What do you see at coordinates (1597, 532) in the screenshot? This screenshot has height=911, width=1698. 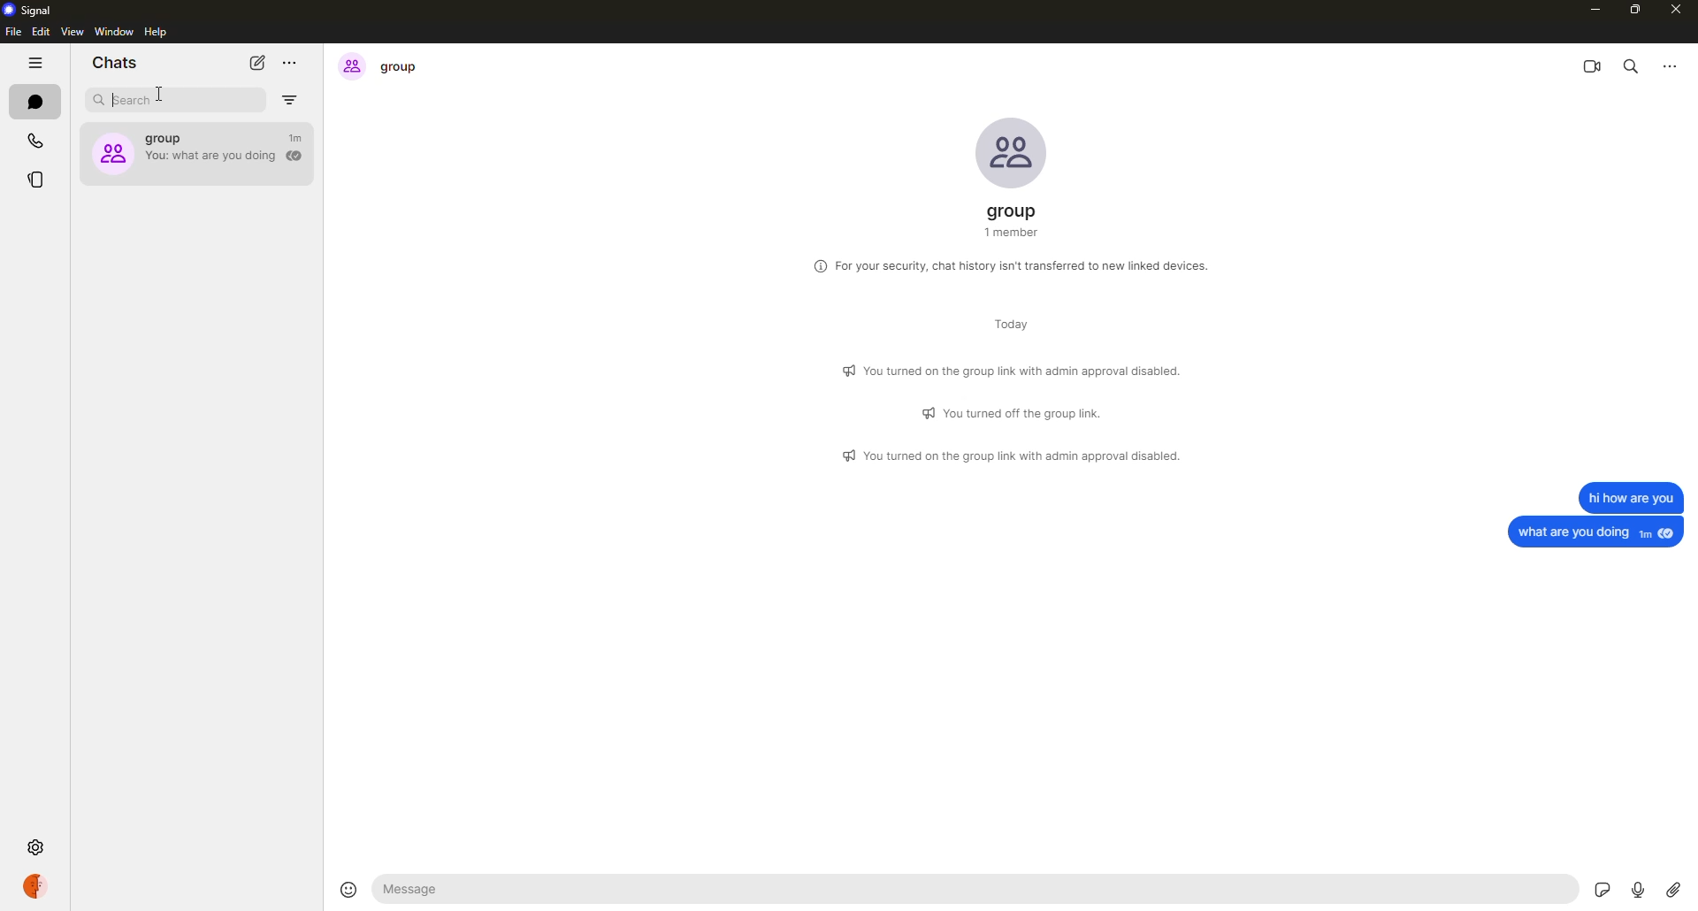 I see `message` at bounding box center [1597, 532].